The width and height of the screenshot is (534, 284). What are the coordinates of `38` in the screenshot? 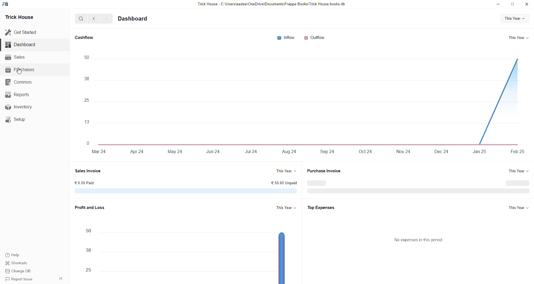 It's located at (86, 79).